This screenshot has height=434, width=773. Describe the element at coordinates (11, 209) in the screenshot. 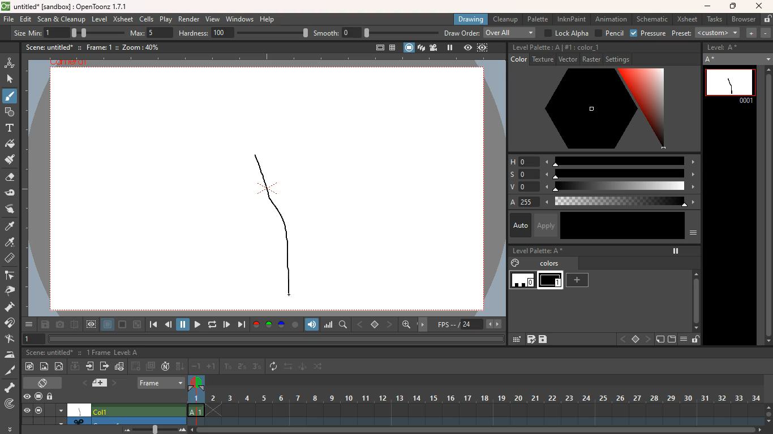

I see `swap` at that location.